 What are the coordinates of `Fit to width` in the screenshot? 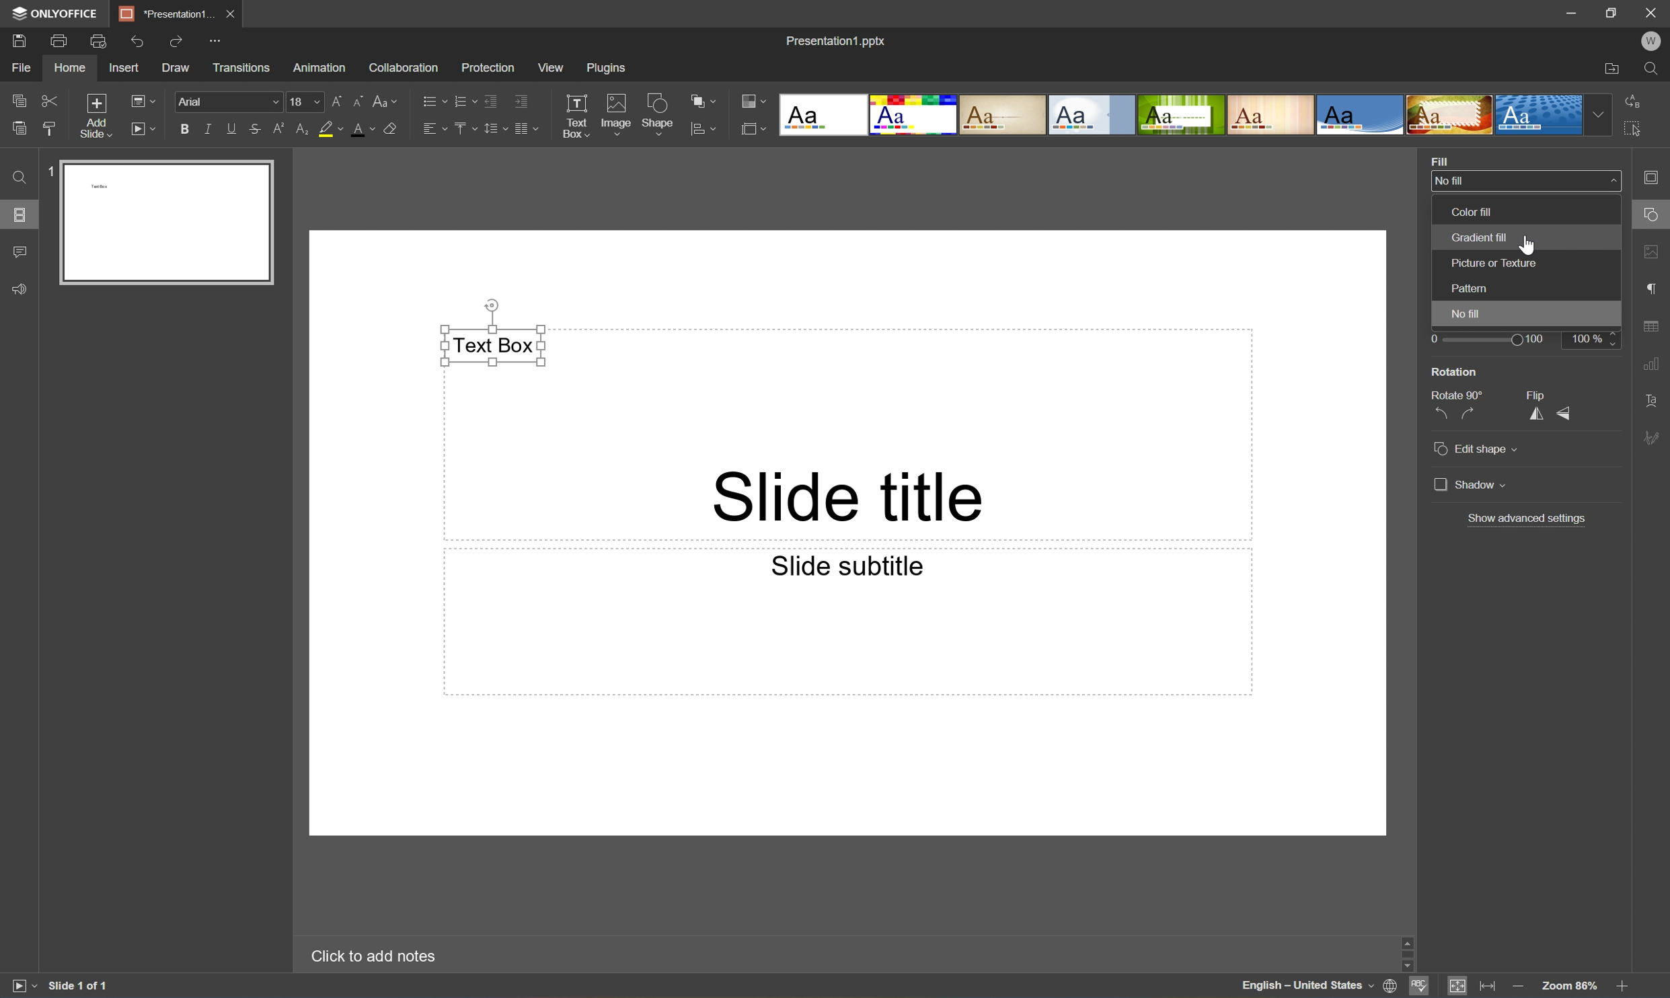 It's located at (1488, 985).